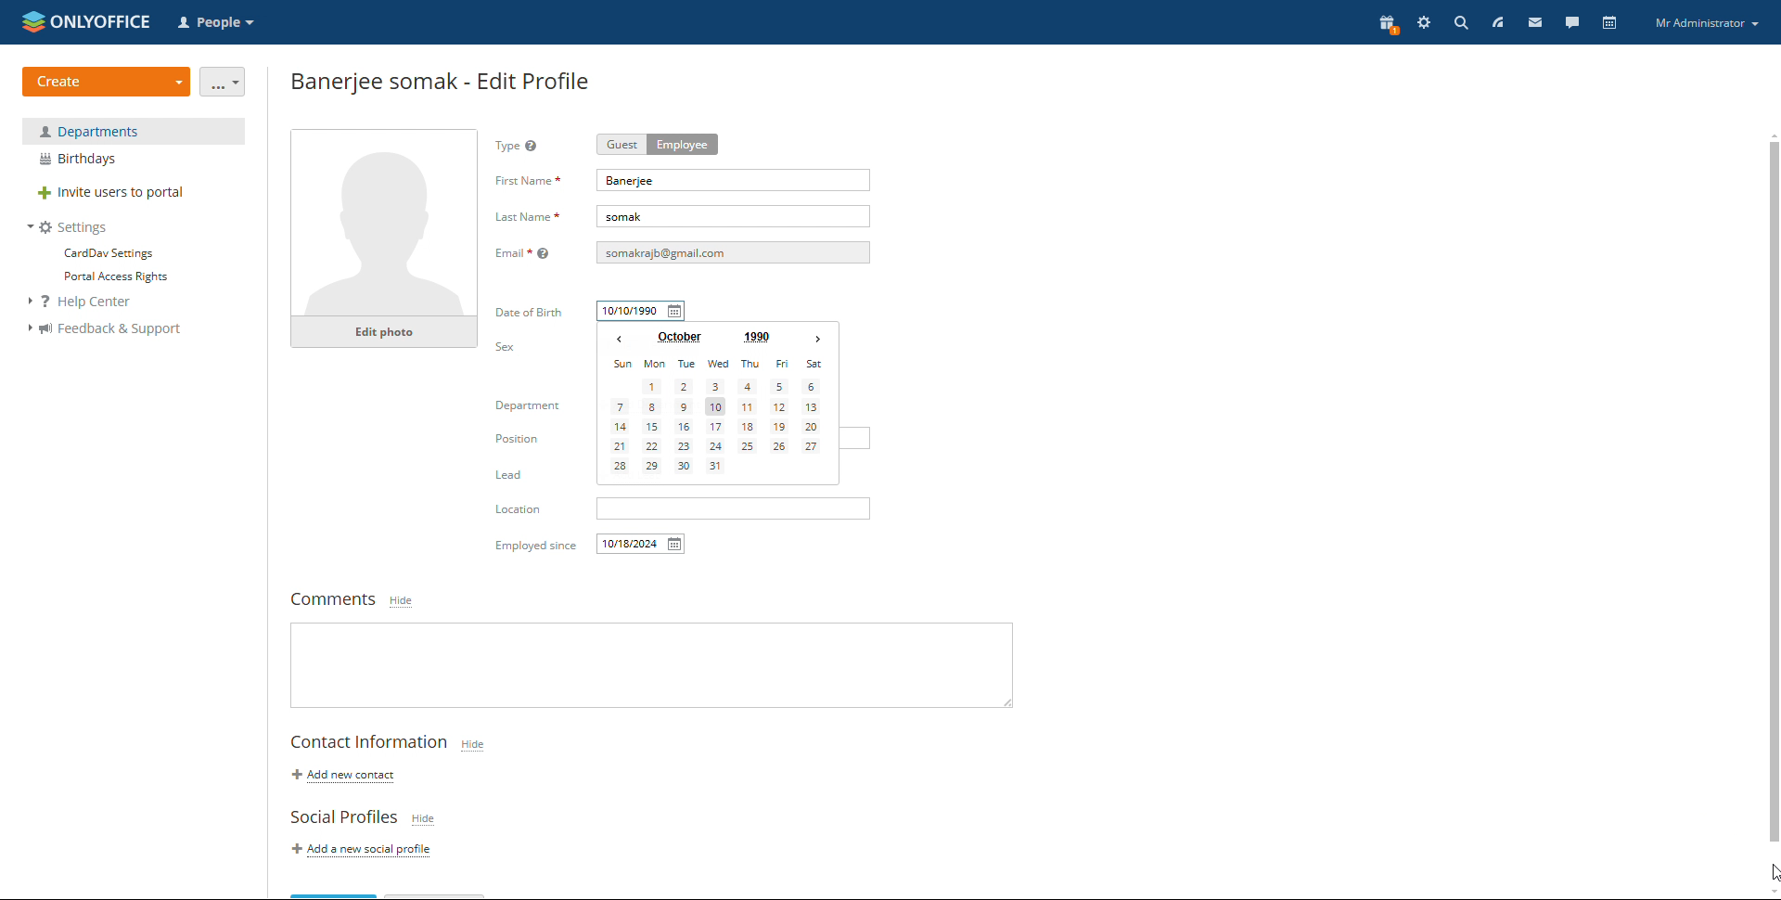  What do you see at coordinates (527, 180) in the screenshot?
I see `first name` at bounding box center [527, 180].